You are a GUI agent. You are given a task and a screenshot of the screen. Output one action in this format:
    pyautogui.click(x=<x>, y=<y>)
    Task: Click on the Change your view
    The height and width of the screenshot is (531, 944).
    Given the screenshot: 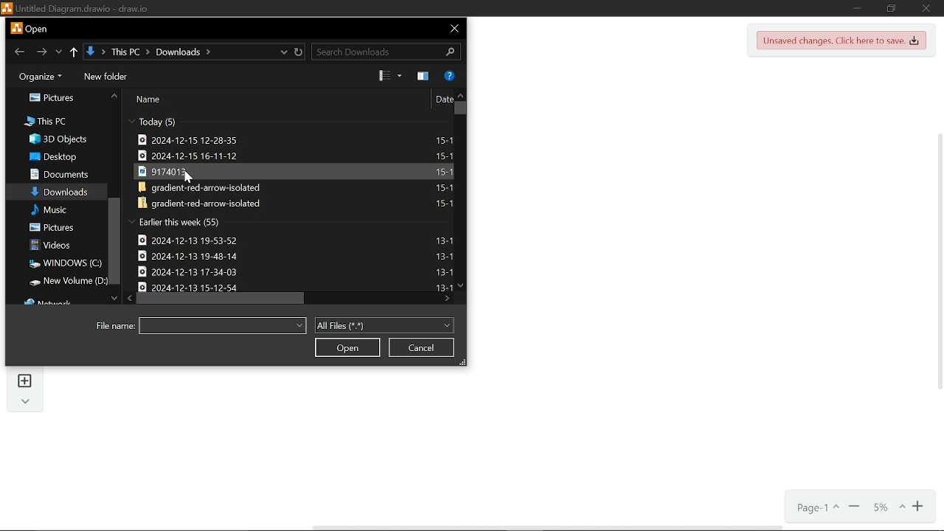 What is the action you would take?
    pyautogui.click(x=388, y=77)
    